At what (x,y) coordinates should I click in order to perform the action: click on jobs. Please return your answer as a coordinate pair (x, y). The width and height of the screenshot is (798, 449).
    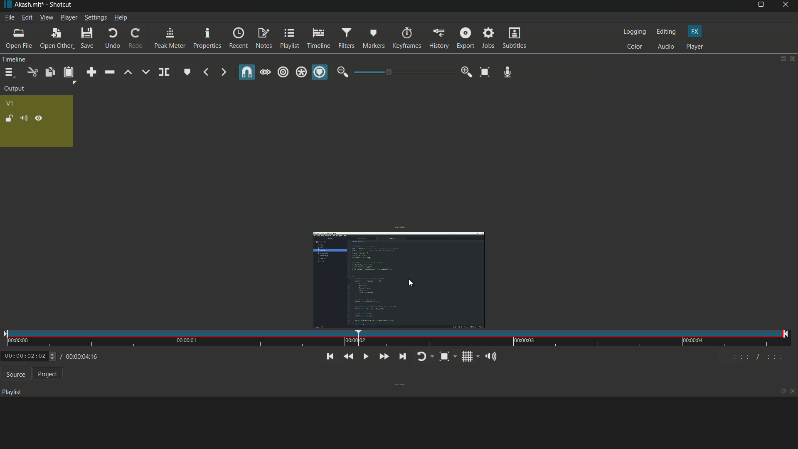
    Looking at the image, I should click on (488, 39).